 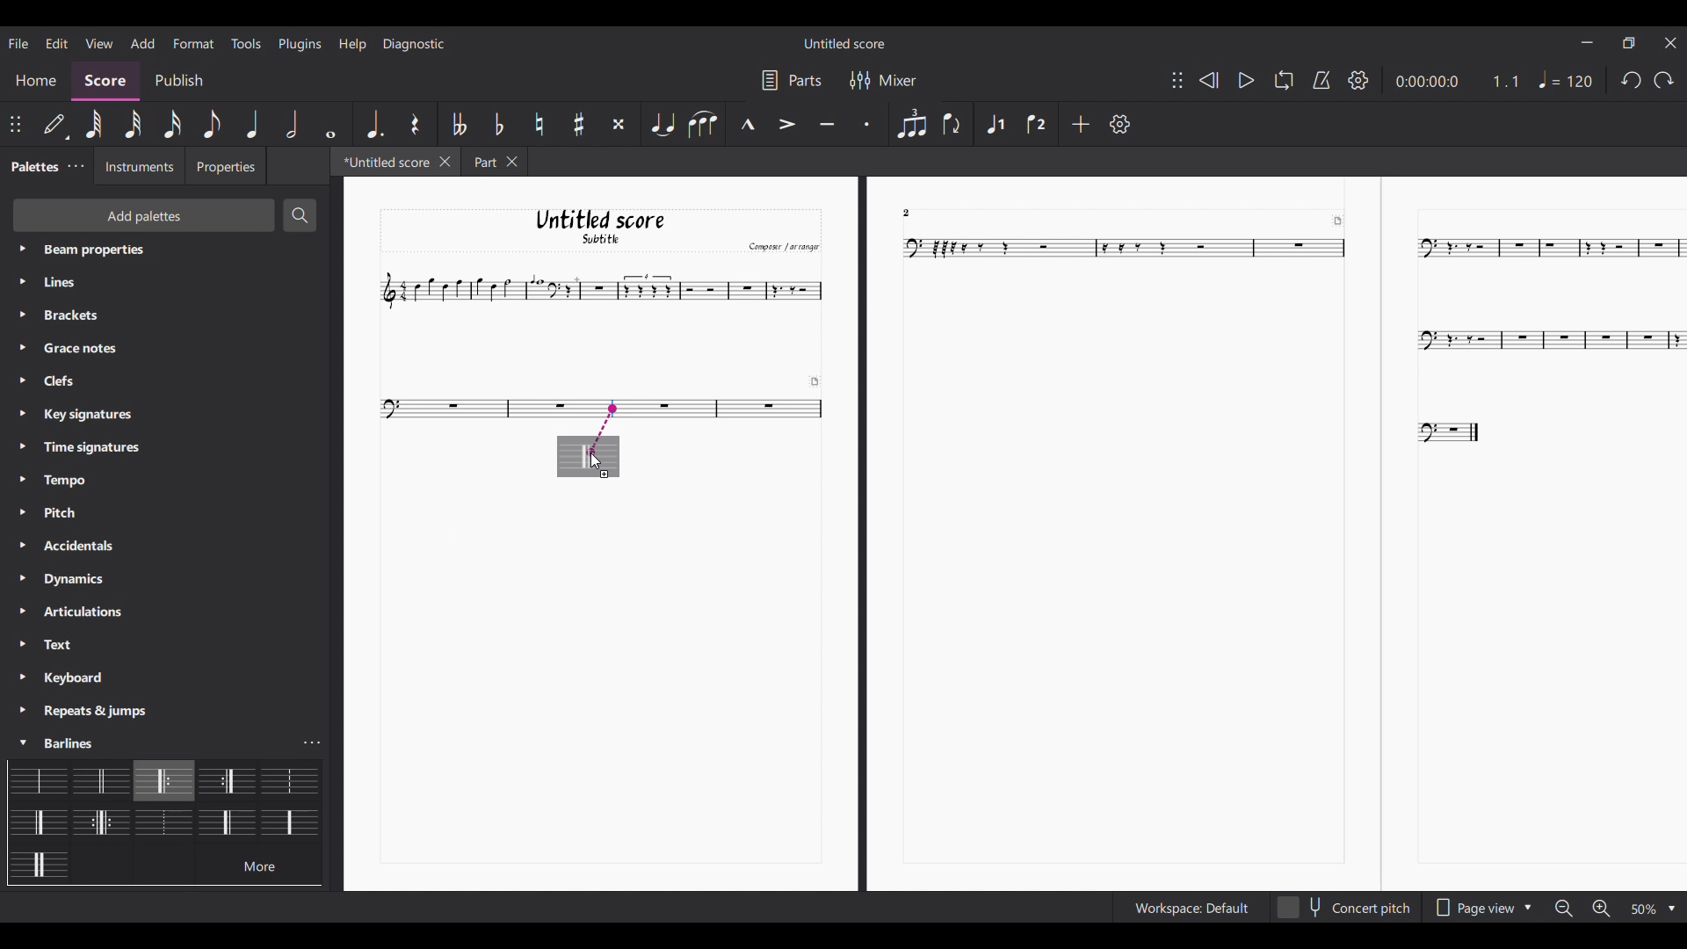 I want to click on Barline options, so click(x=37, y=865).